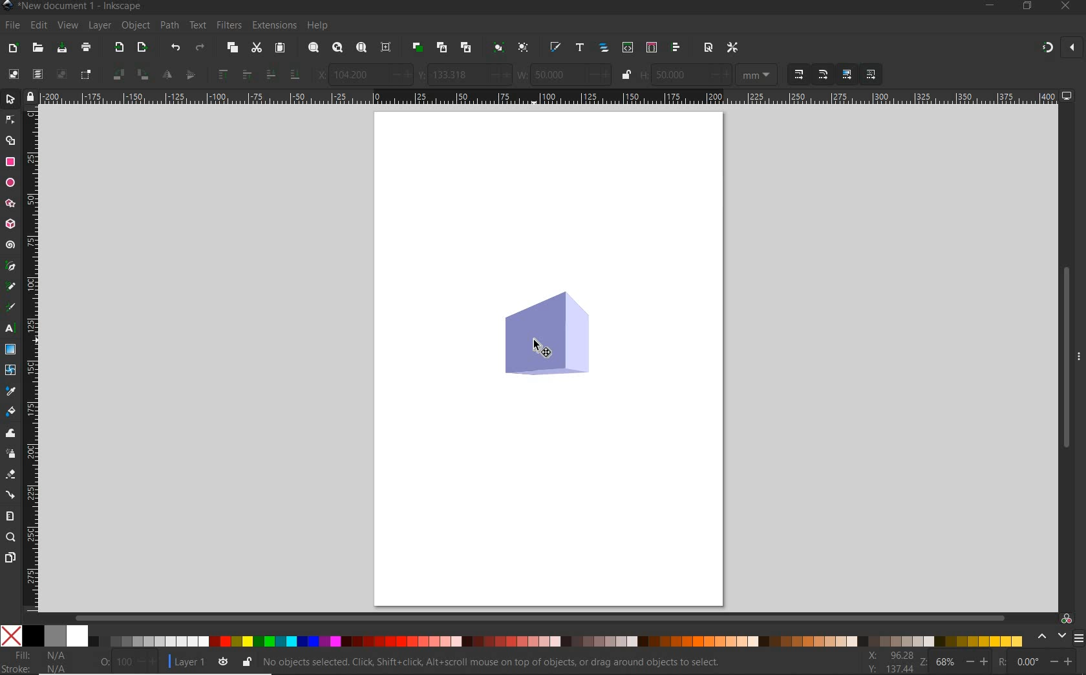 This screenshot has width=1086, height=675. I want to click on minimize, so click(989, 6).